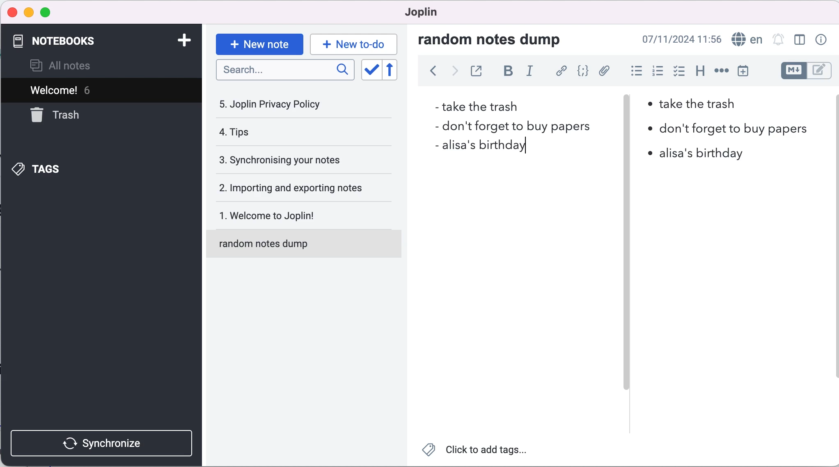 This screenshot has width=839, height=467. Describe the element at coordinates (429, 73) in the screenshot. I see `back` at that location.